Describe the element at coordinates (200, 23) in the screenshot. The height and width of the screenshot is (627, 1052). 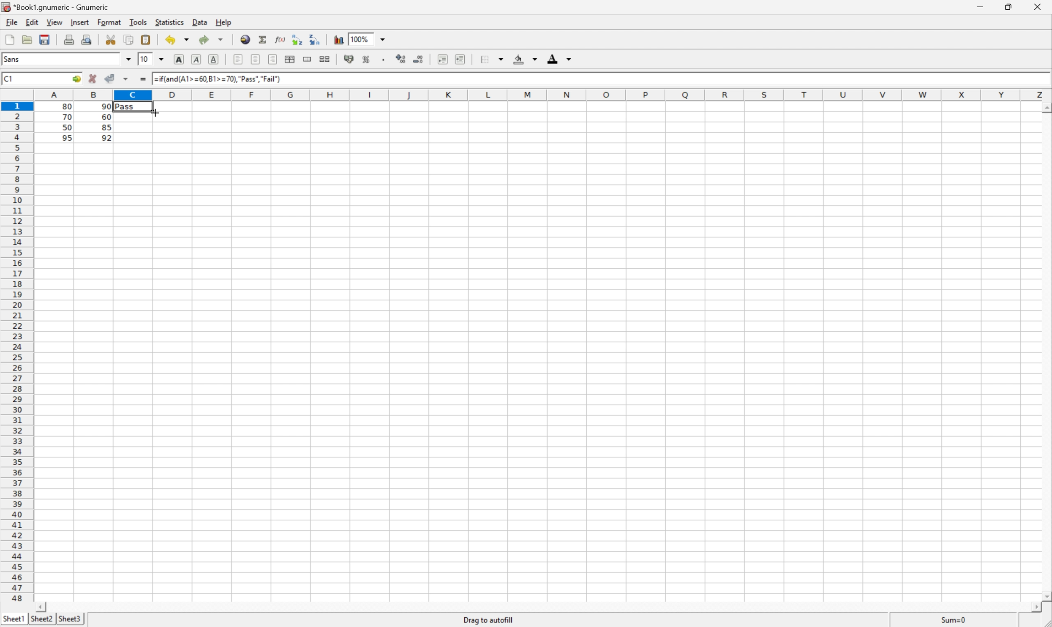
I see `Data` at that location.